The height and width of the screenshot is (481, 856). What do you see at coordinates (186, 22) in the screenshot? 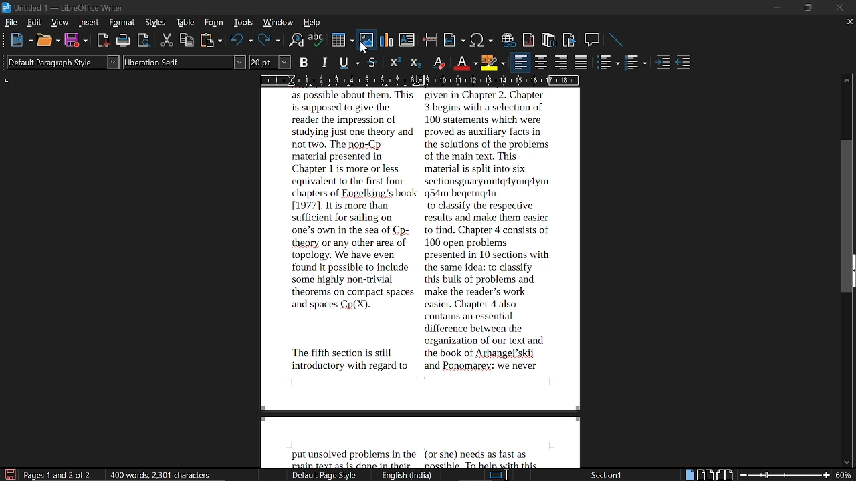
I see `table` at bounding box center [186, 22].